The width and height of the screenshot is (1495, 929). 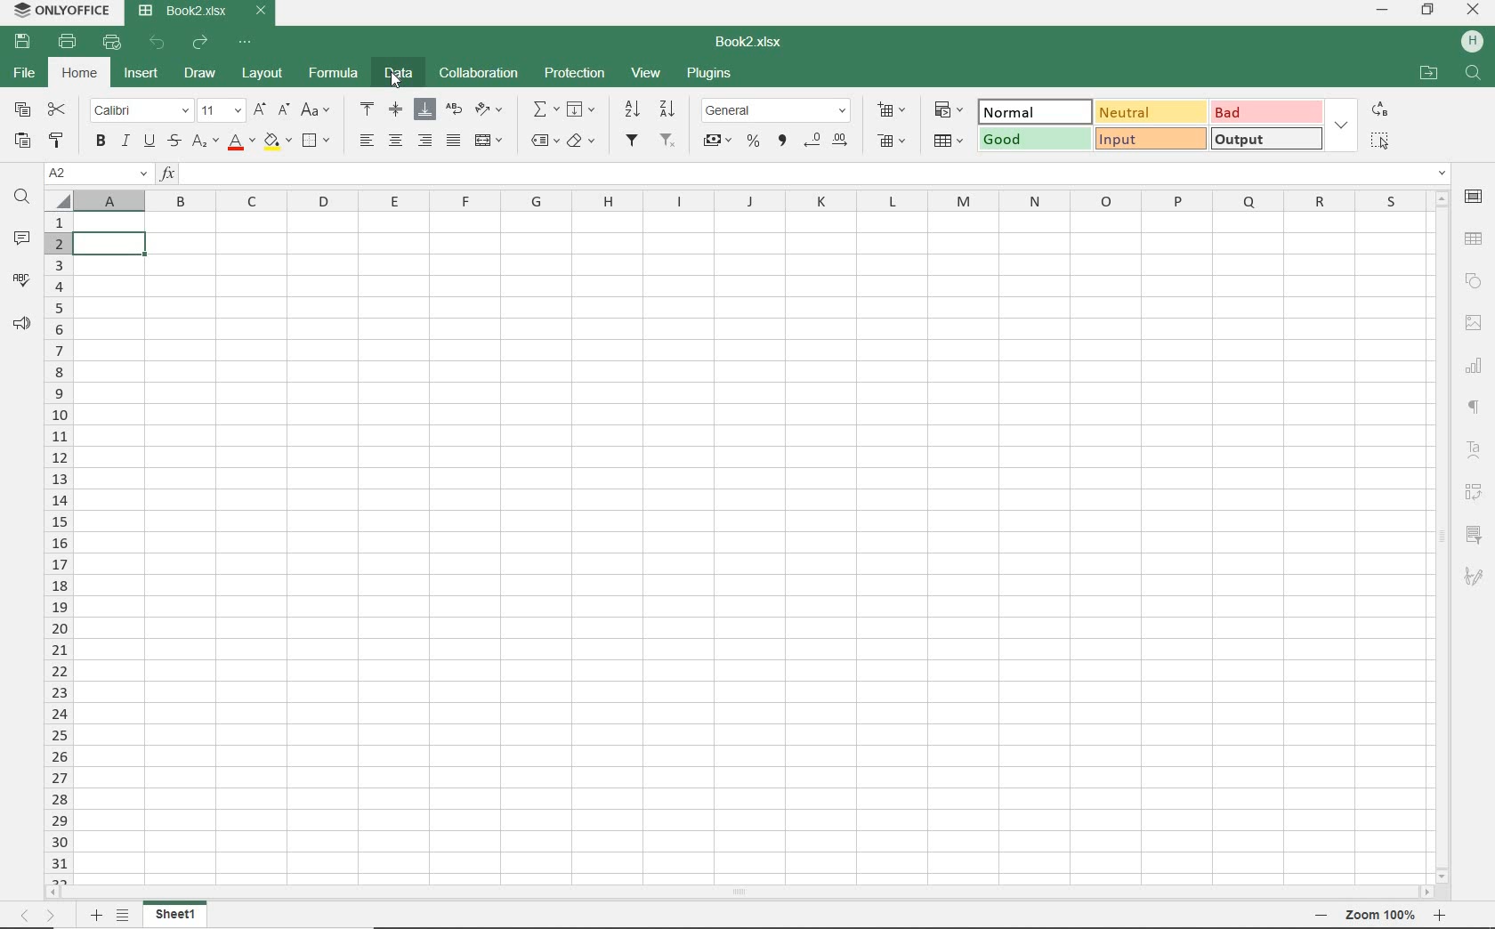 I want to click on INPUT, so click(x=1151, y=140).